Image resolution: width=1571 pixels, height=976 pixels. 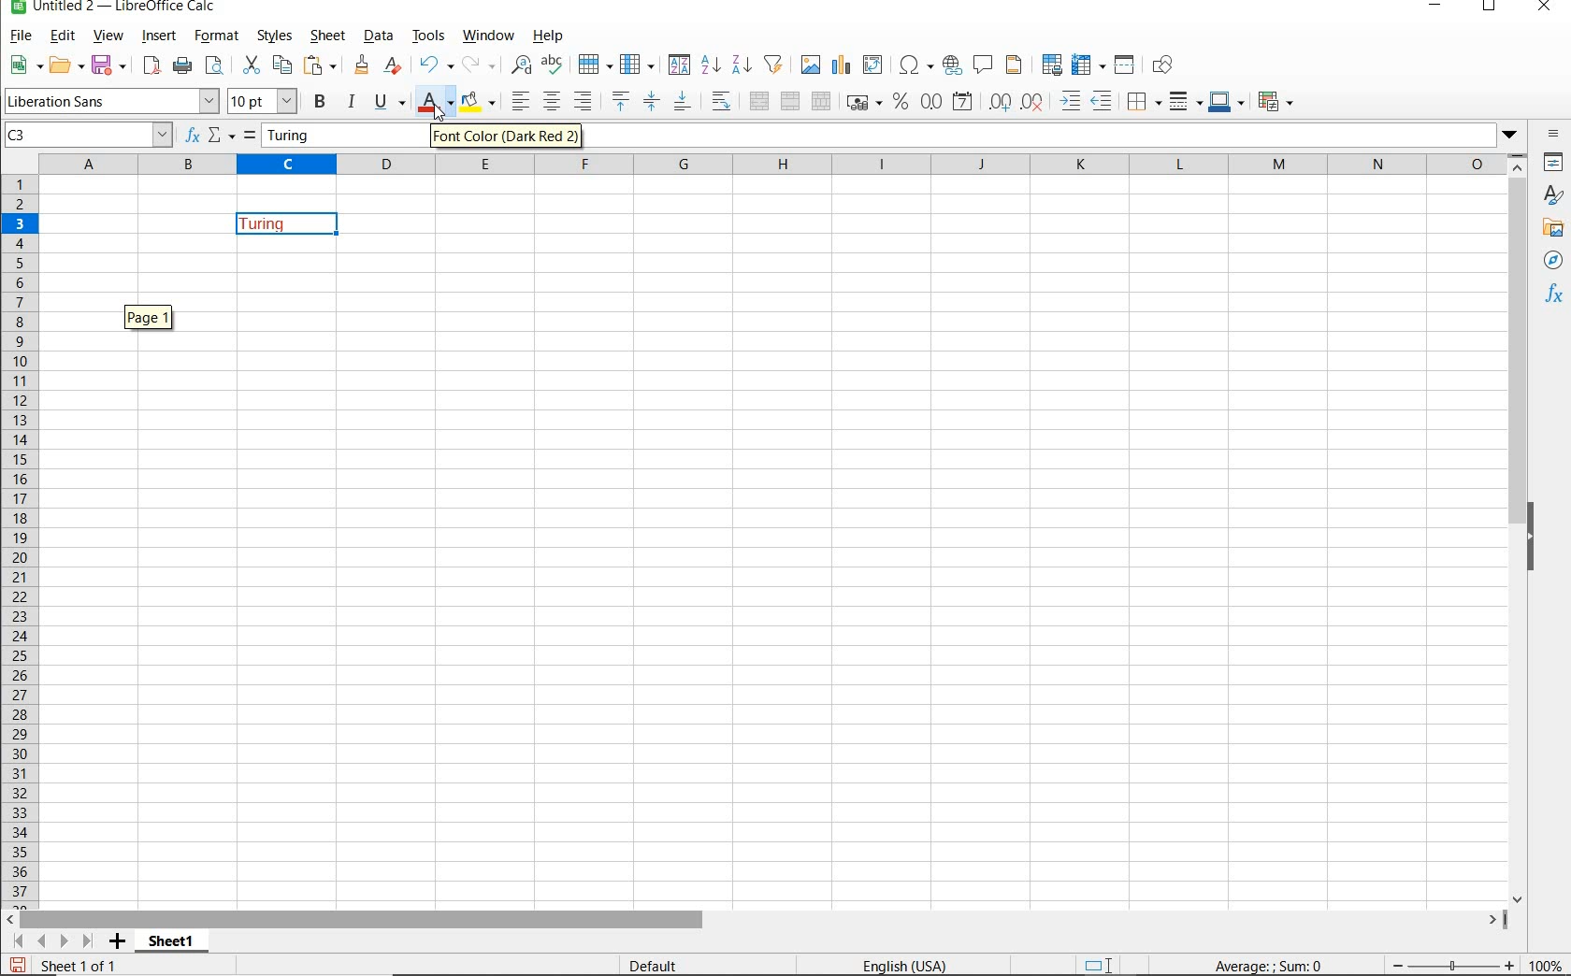 I want to click on SAVE, so click(x=16, y=966).